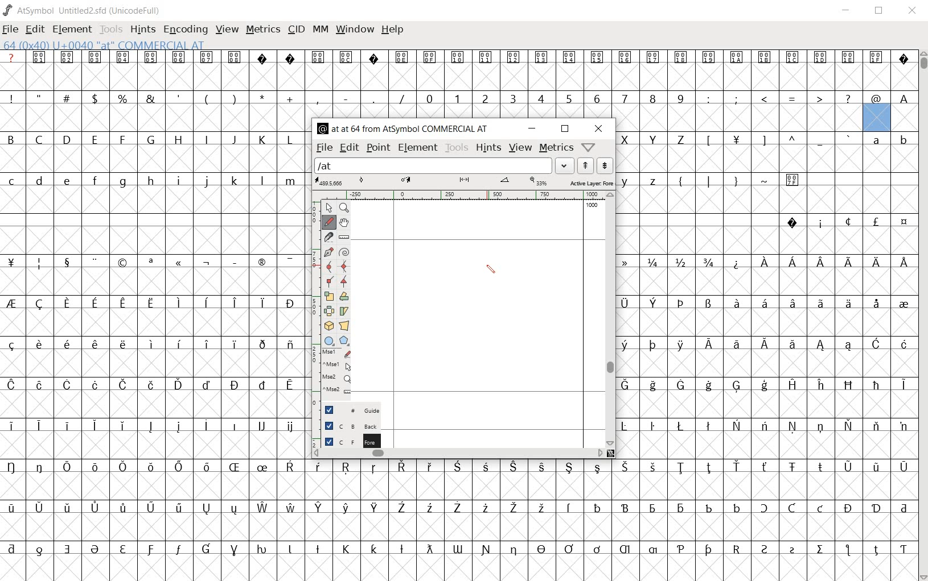 The height and width of the screenshot is (581, 928). What do you see at coordinates (187, 31) in the screenshot?
I see `ENCODING` at bounding box center [187, 31].